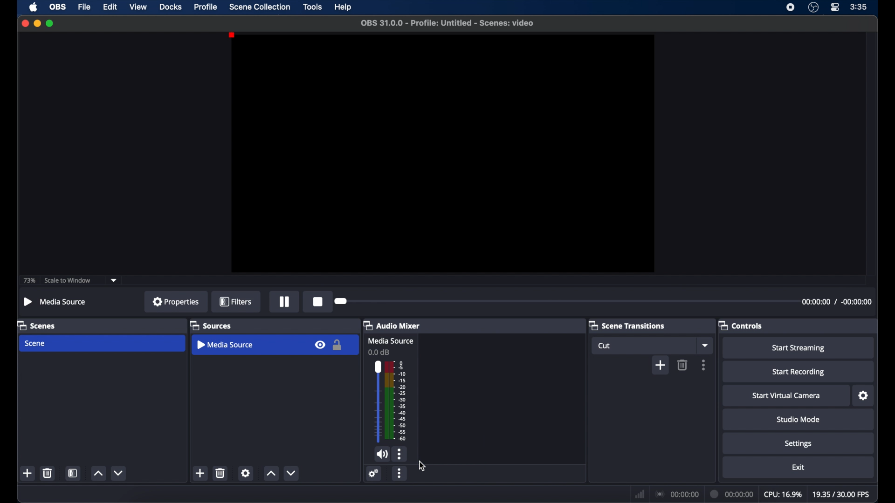 Image resolution: width=895 pixels, height=503 pixels. Describe the element at coordinates (221, 473) in the screenshot. I see `delete` at that location.